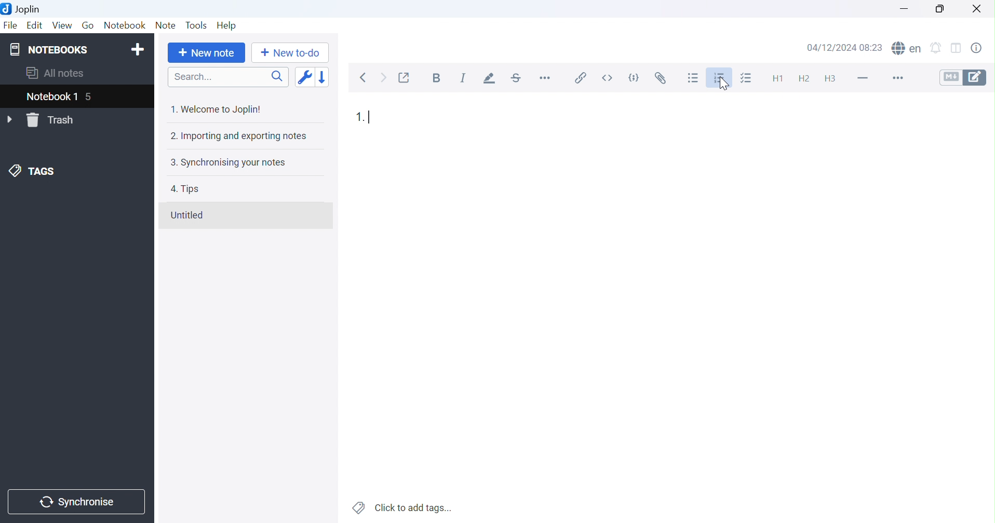 Image resolution: width=995 pixels, height=523 pixels. What do you see at coordinates (803, 77) in the screenshot?
I see `Heading 2` at bounding box center [803, 77].